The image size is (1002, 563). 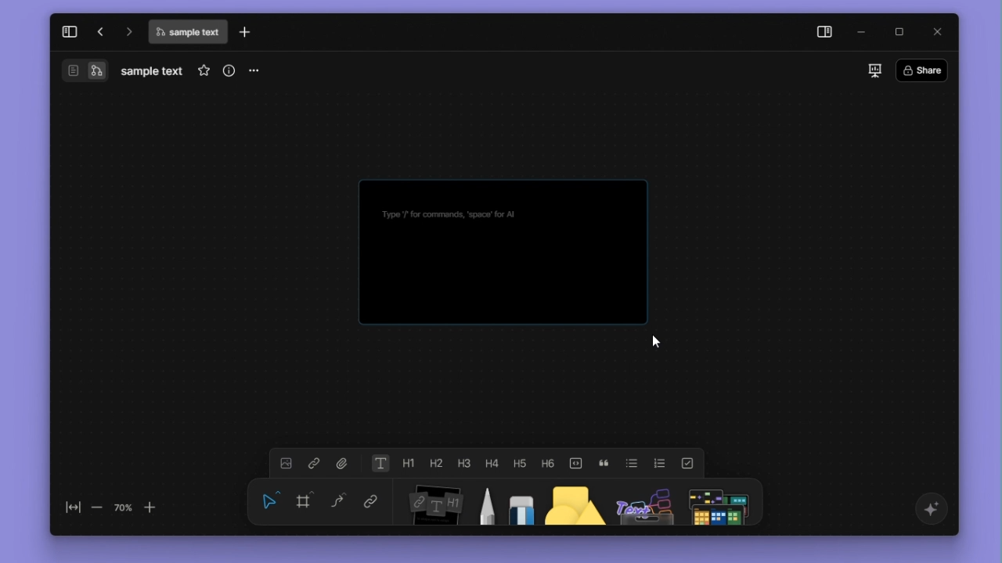 What do you see at coordinates (248, 32) in the screenshot?
I see `new tab` at bounding box center [248, 32].